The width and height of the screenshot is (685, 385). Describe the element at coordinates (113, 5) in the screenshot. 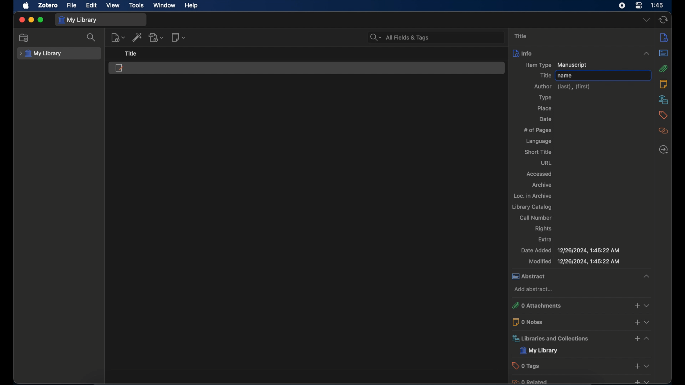

I see `view` at that location.